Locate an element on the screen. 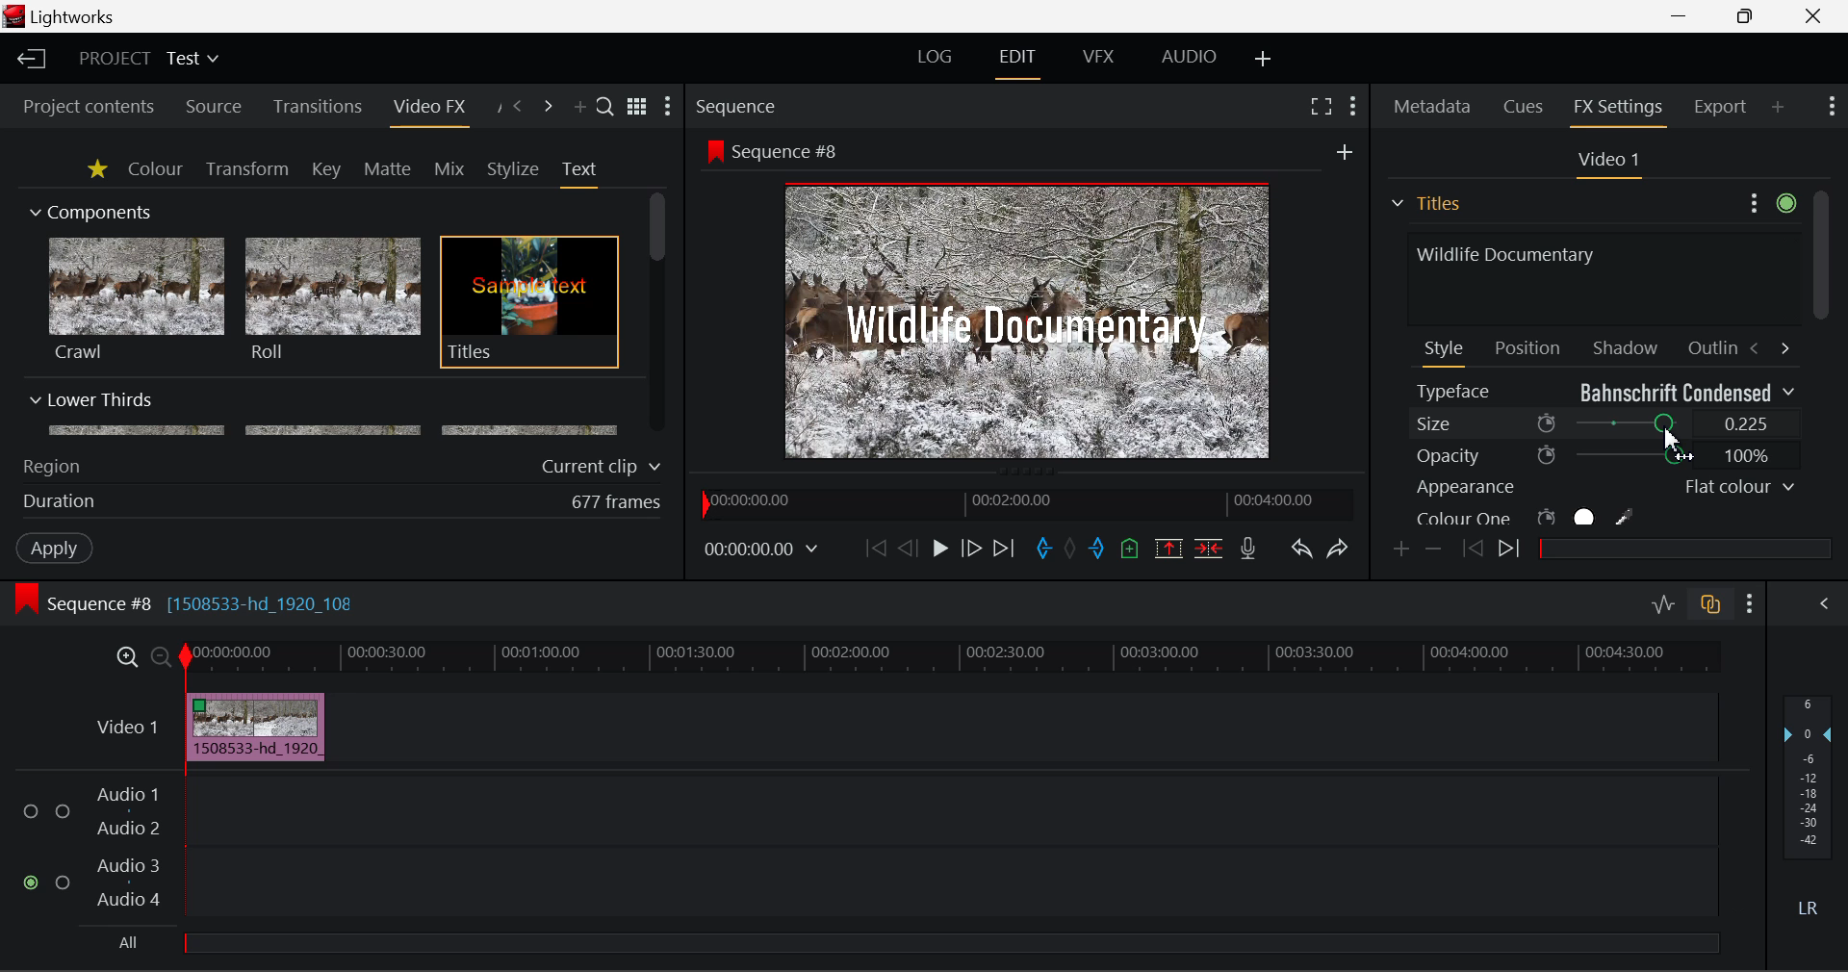 This screenshot has width=1848, height=972. Add keyframe is located at coordinates (1403, 550).